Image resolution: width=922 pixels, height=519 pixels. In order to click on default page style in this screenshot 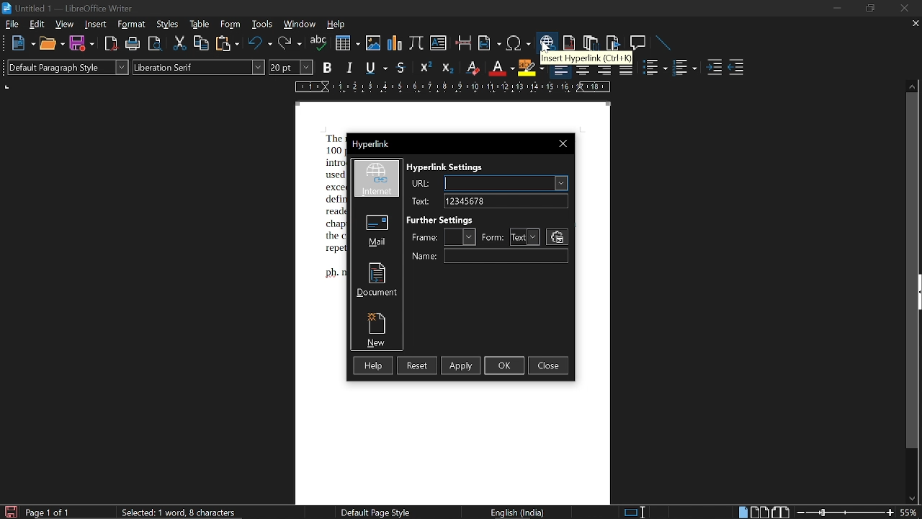, I will do `click(376, 513)`.